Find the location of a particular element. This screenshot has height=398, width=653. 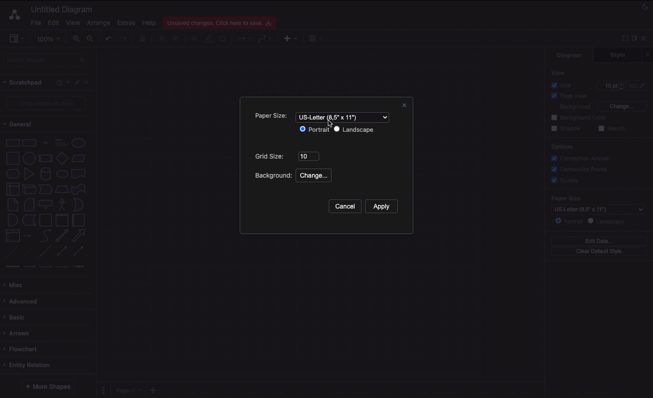

More shapes is located at coordinates (47, 387).